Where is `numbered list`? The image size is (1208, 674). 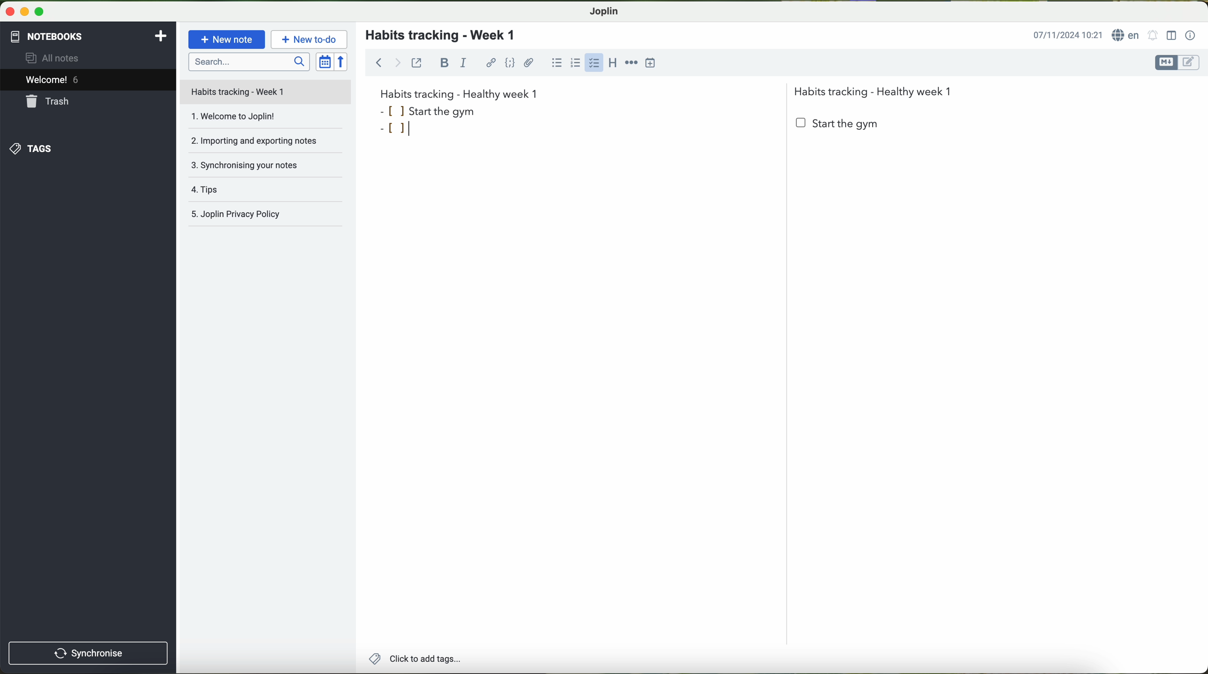 numbered list is located at coordinates (577, 62).